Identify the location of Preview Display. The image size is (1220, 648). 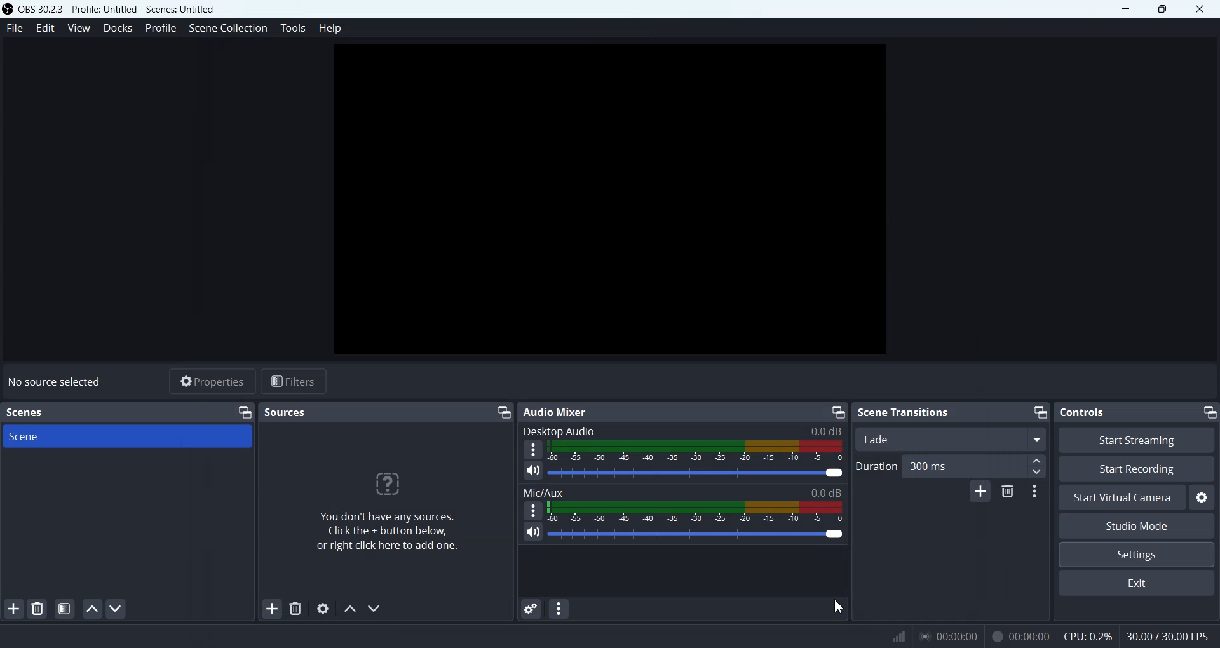
(610, 202).